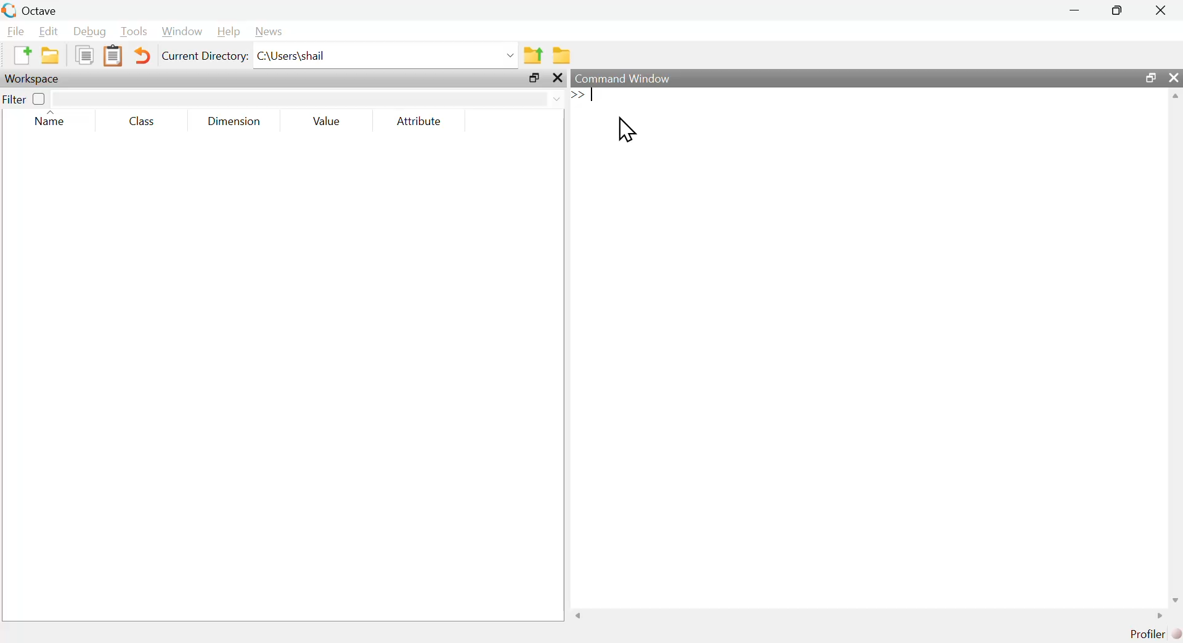 Image resolution: width=1183 pixels, height=643 pixels. Describe the element at coordinates (1163, 9) in the screenshot. I see `close` at that location.